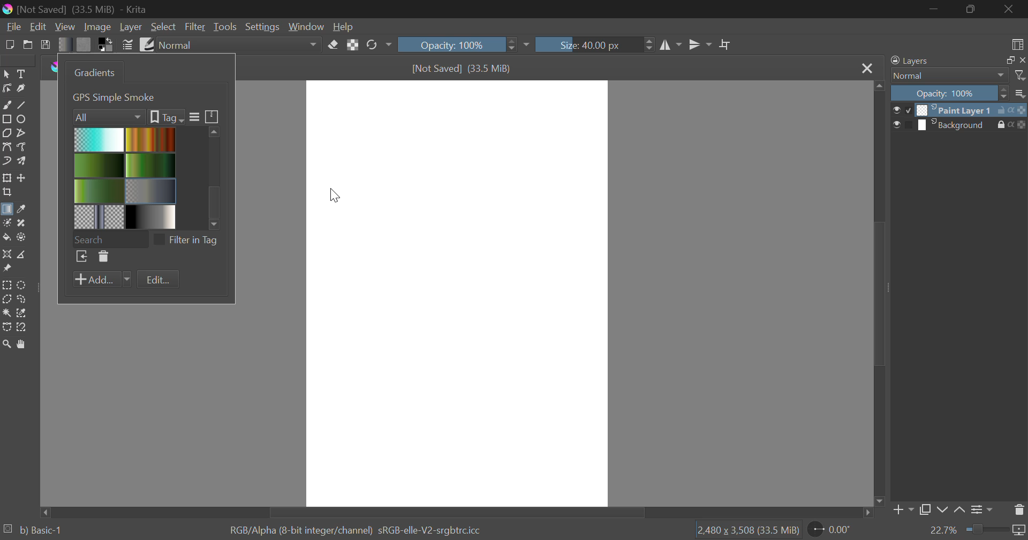  Describe the element at coordinates (149, 139) in the screenshot. I see `Gradient 2` at that location.